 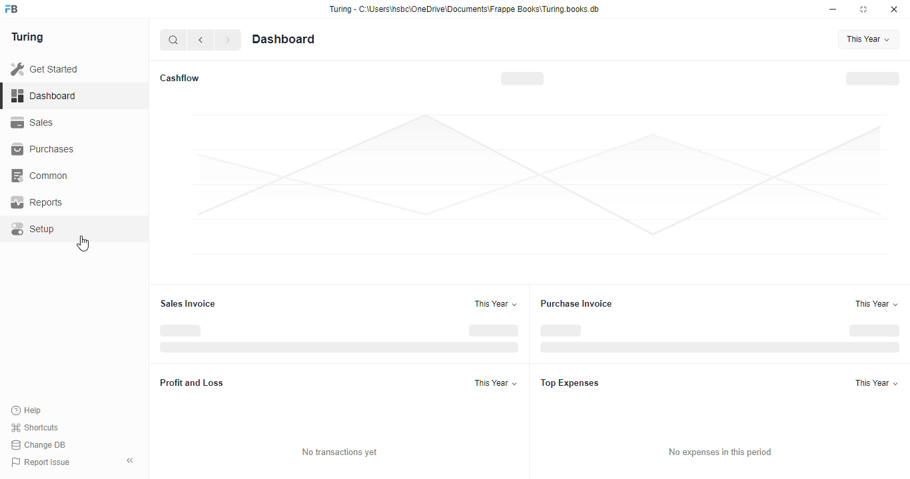 What do you see at coordinates (341, 452) in the screenshot?
I see `no transactions yet` at bounding box center [341, 452].